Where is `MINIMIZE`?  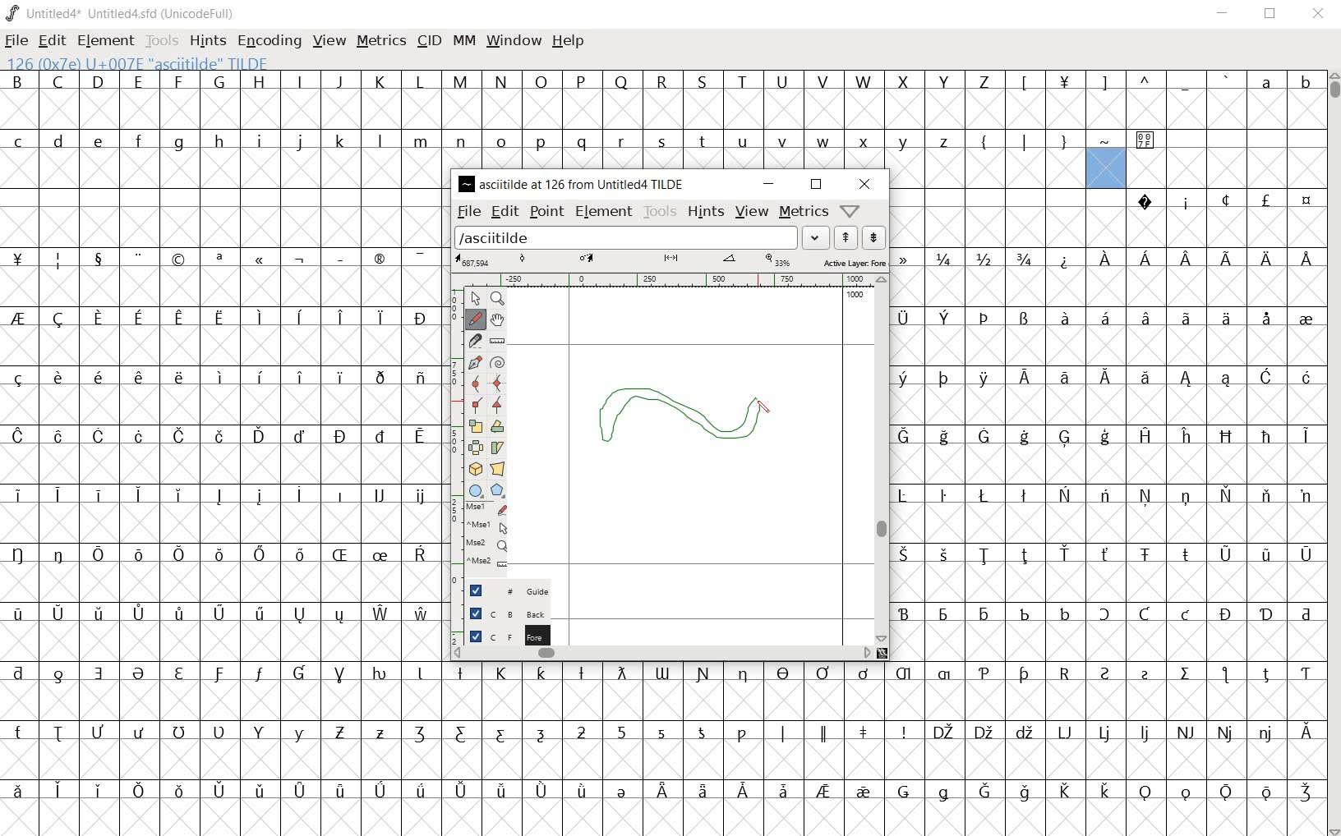
MINIMIZE is located at coordinates (1225, 16).